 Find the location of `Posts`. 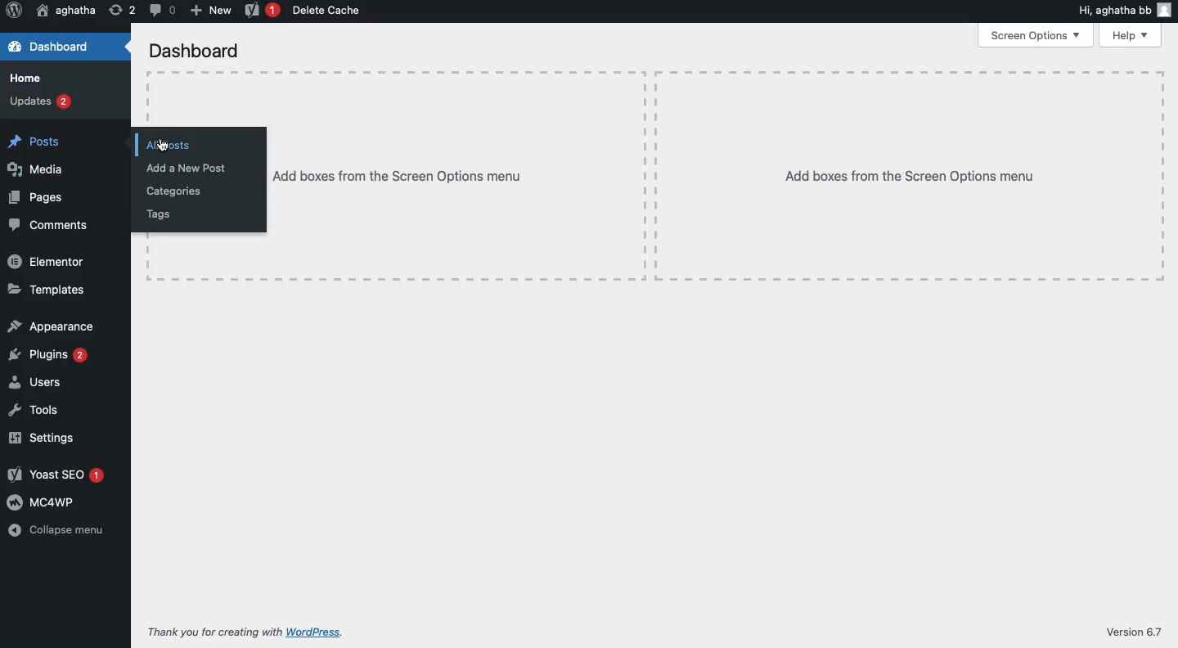

Posts is located at coordinates (35, 141).